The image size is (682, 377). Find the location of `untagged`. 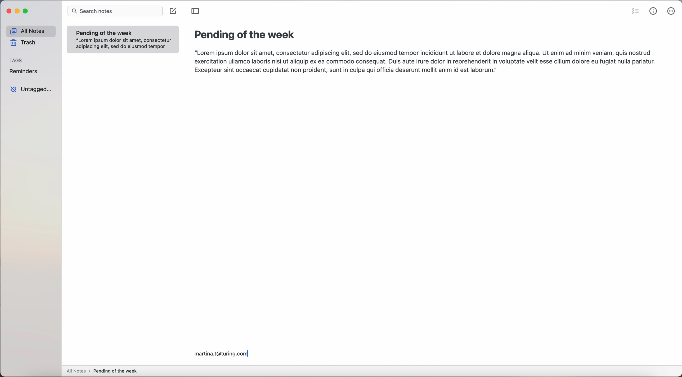

untagged is located at coordinates (32, 90).